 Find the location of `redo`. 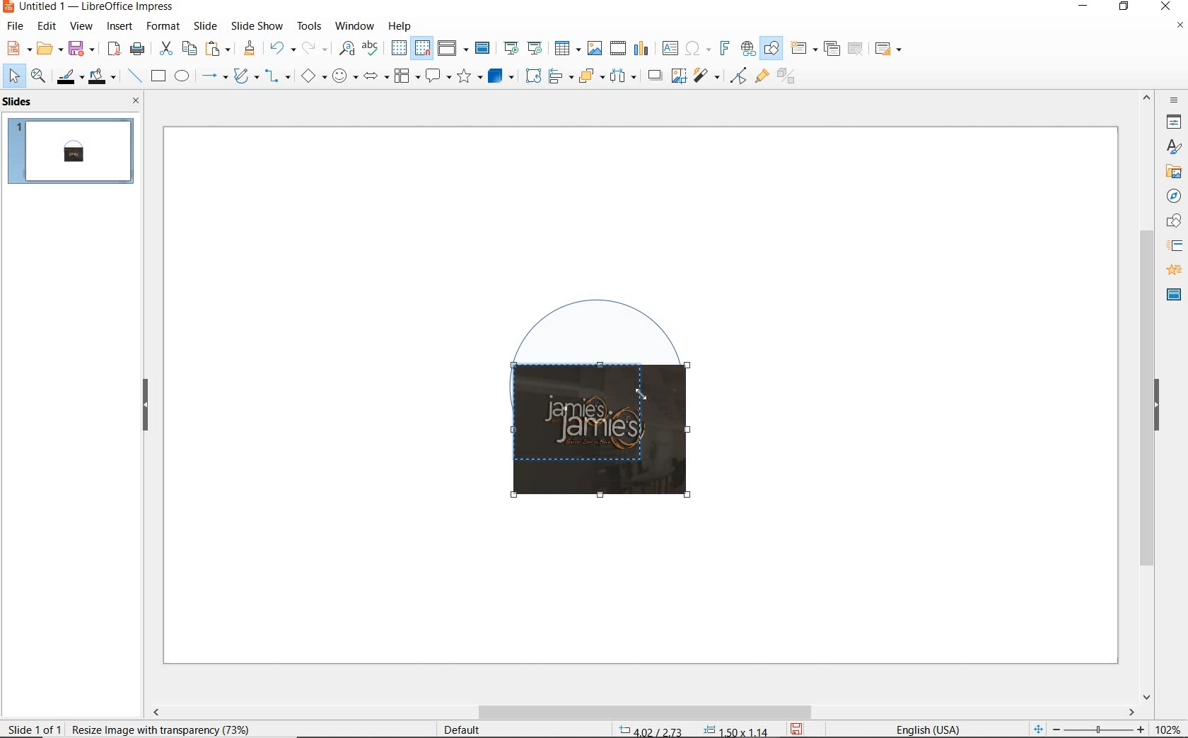

redo is located at coordinates (314, 48).